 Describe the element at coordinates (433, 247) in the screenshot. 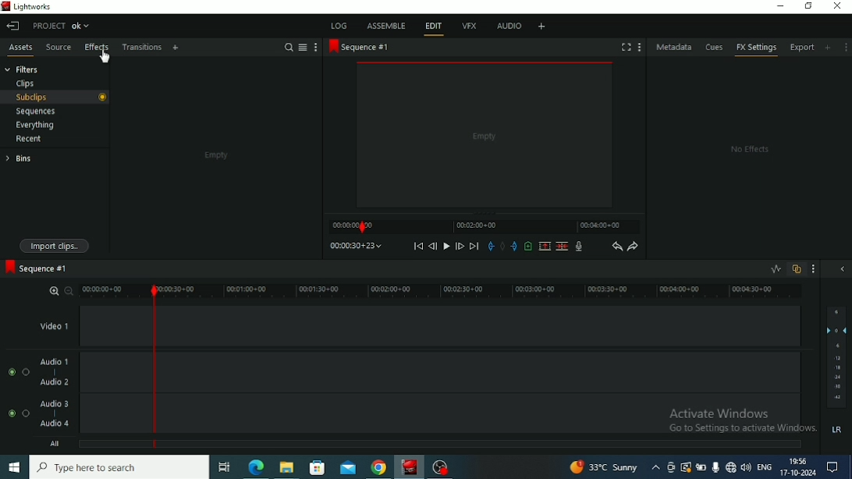

I see `Nudge one frame back` at that location.